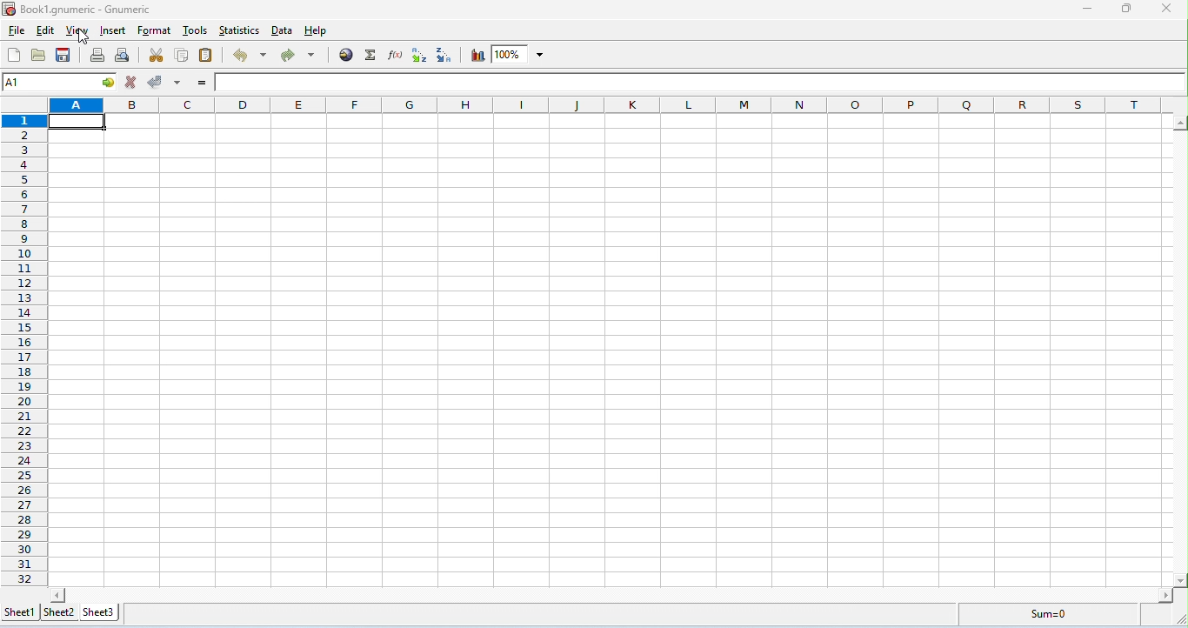  What do you see at coordinates (39, 55) in the screenshot?
I see `open` at bounding box center [39, 55].